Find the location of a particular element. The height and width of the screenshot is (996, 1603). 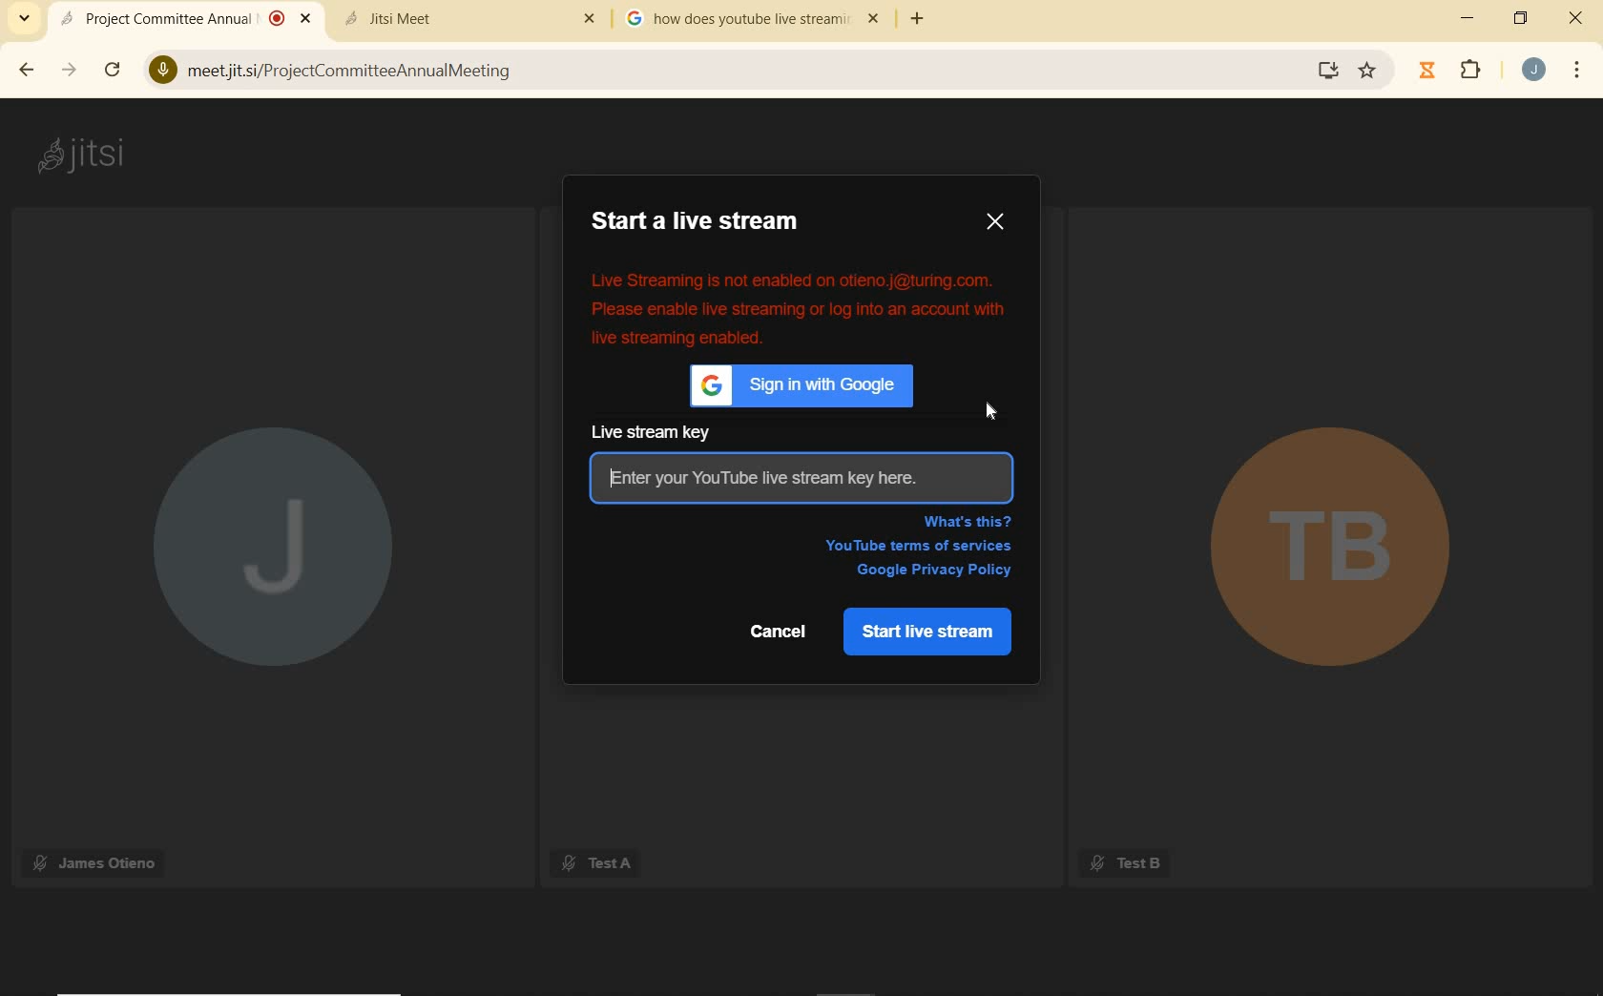

J is located at coordinates (294, 546).